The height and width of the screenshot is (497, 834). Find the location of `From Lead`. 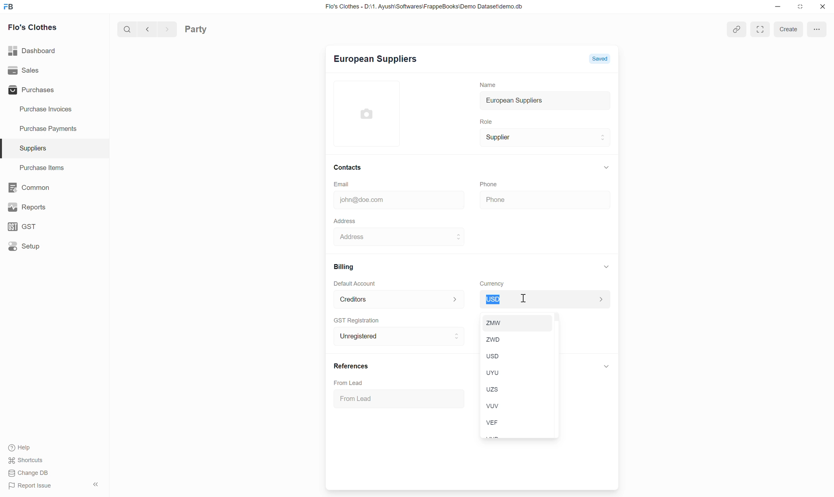

From Lead is located at coordinates (353, 382).